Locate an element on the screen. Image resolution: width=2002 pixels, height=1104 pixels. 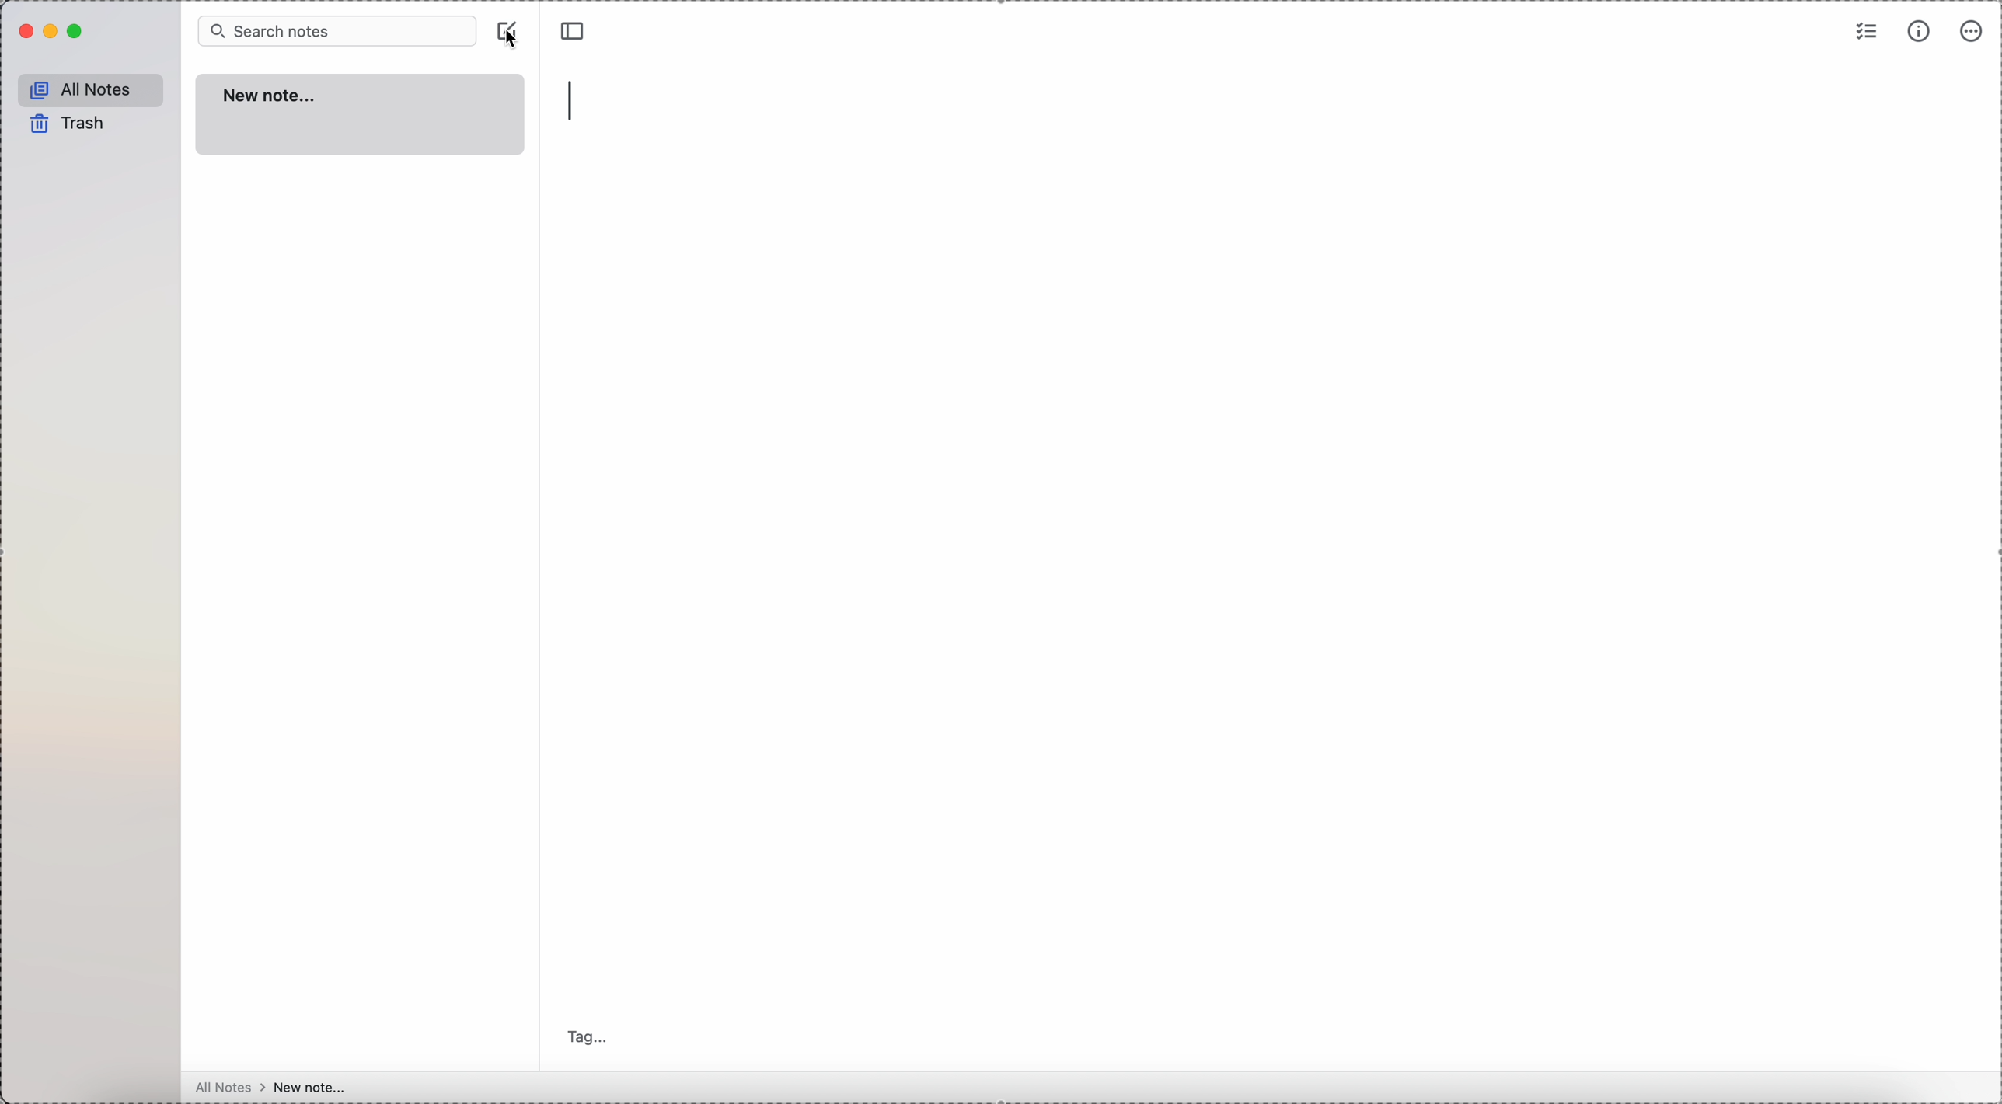
close Simplenote is located at coordinates (24, 31).